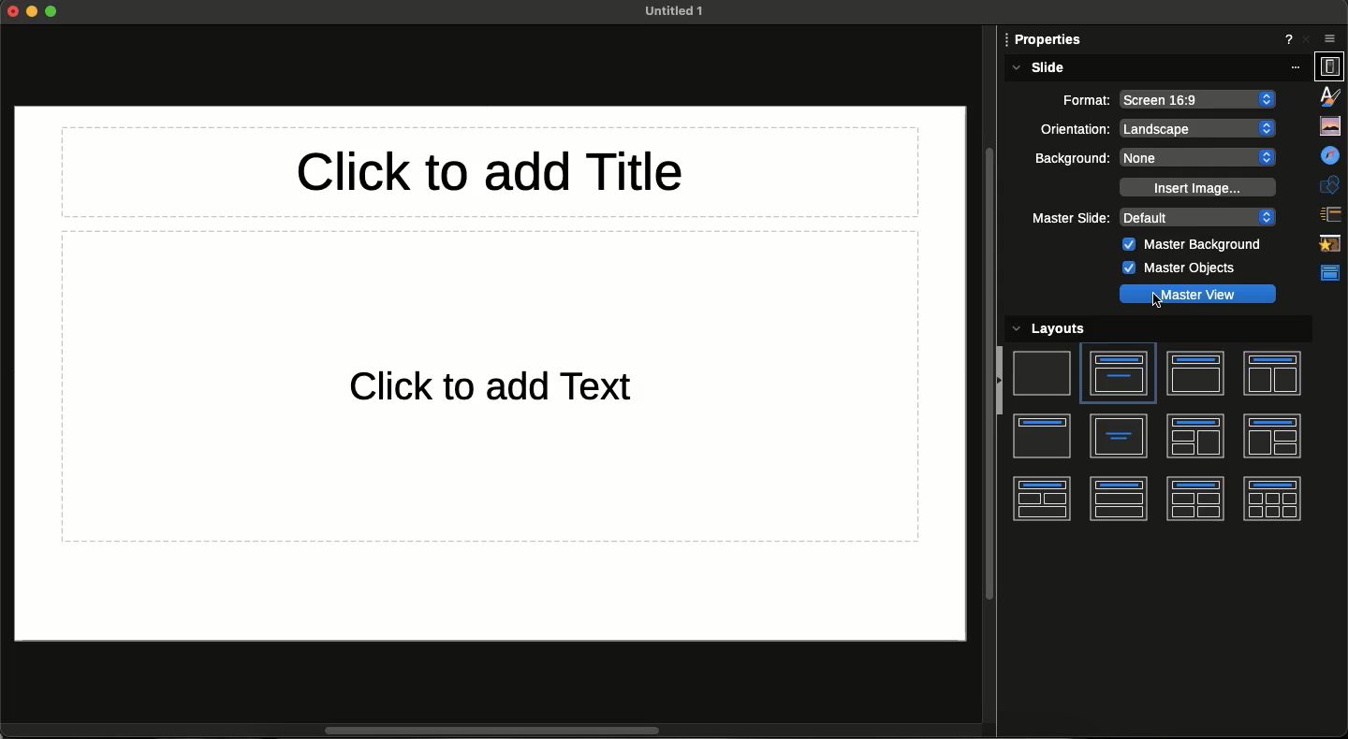 The height and width of the screenshot is (739, 1348). Describe the element at coordinates (1194, 373) in the screenshot. I see `Title and text box` at that location.